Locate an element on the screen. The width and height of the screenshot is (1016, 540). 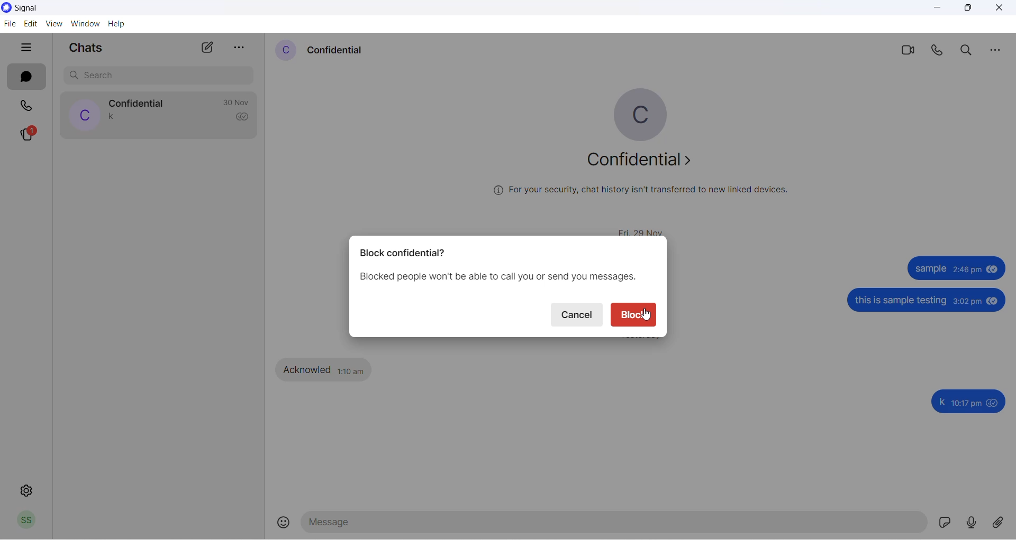
settings is located at coordinates (24, 492).